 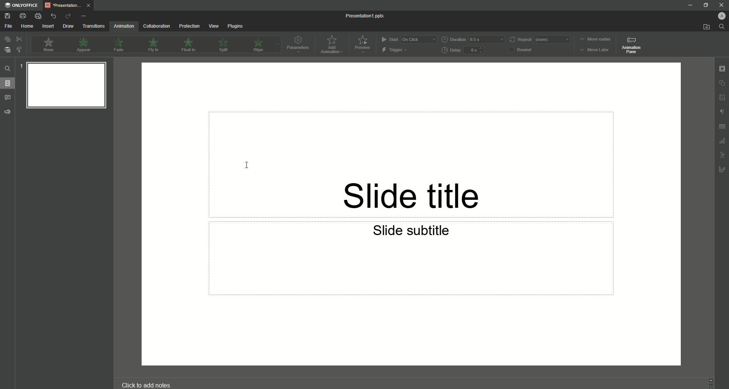 What do you see at coordinates (118, 44) in the screenshot?
I see `Fade` at bounding box center [118, 44].